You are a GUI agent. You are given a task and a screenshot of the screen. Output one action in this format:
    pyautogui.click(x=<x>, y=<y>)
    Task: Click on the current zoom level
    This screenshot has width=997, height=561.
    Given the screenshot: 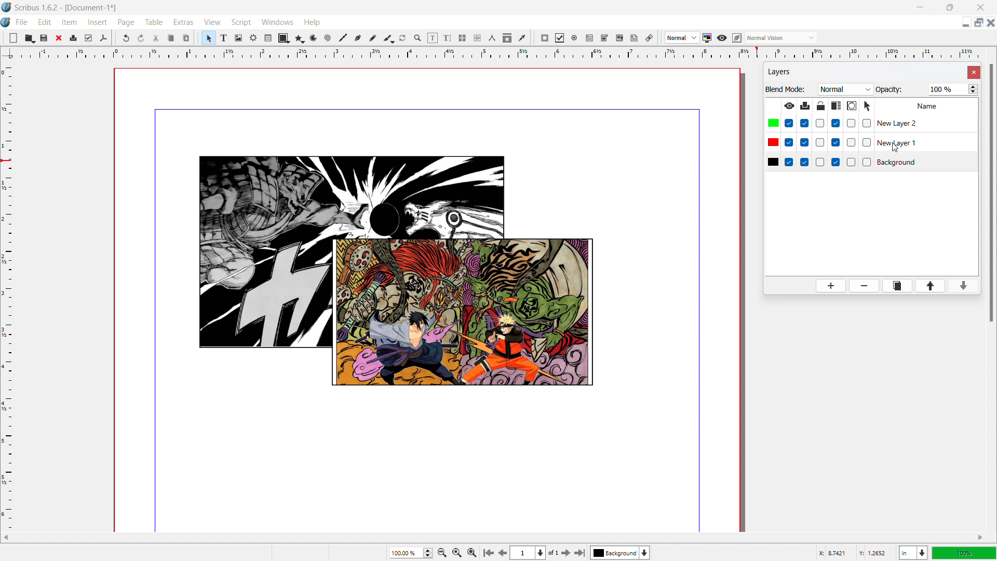 What is the action you would take?
    pyautogui.click(x=410, y=553)
    